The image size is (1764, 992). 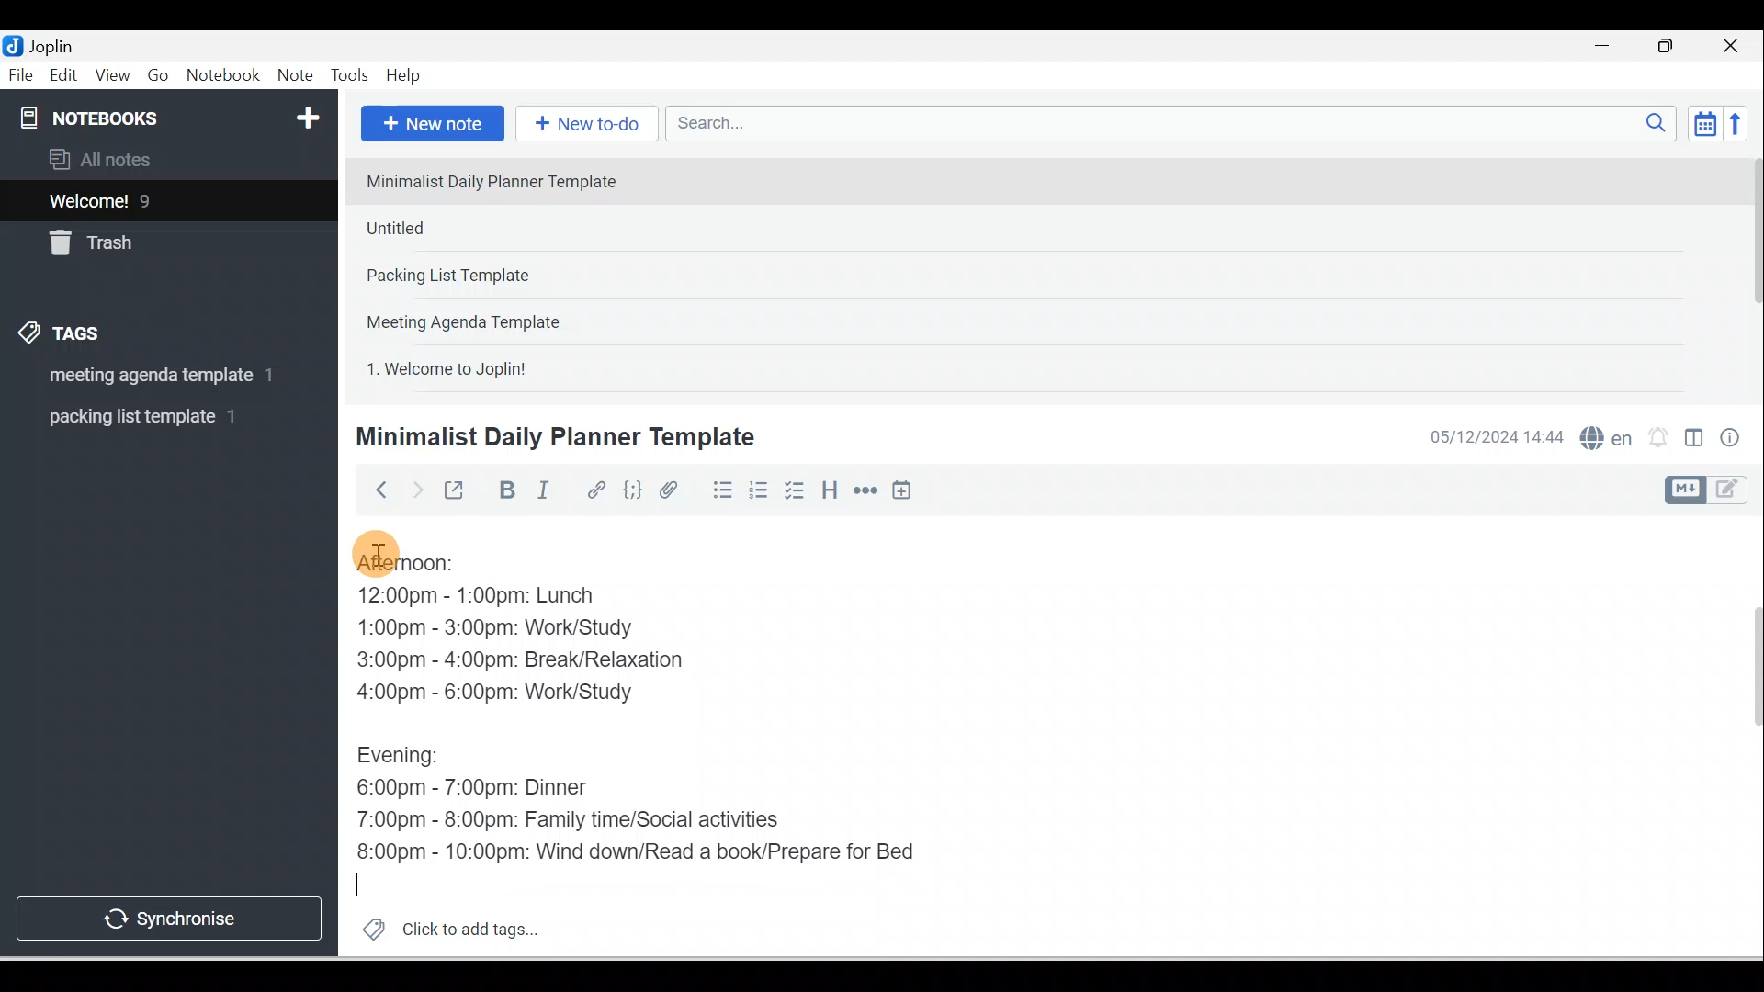 What do you see at coordinates (155, 417) in the screenshot?
I see `Tag 2` at bounding box center [155, 417].